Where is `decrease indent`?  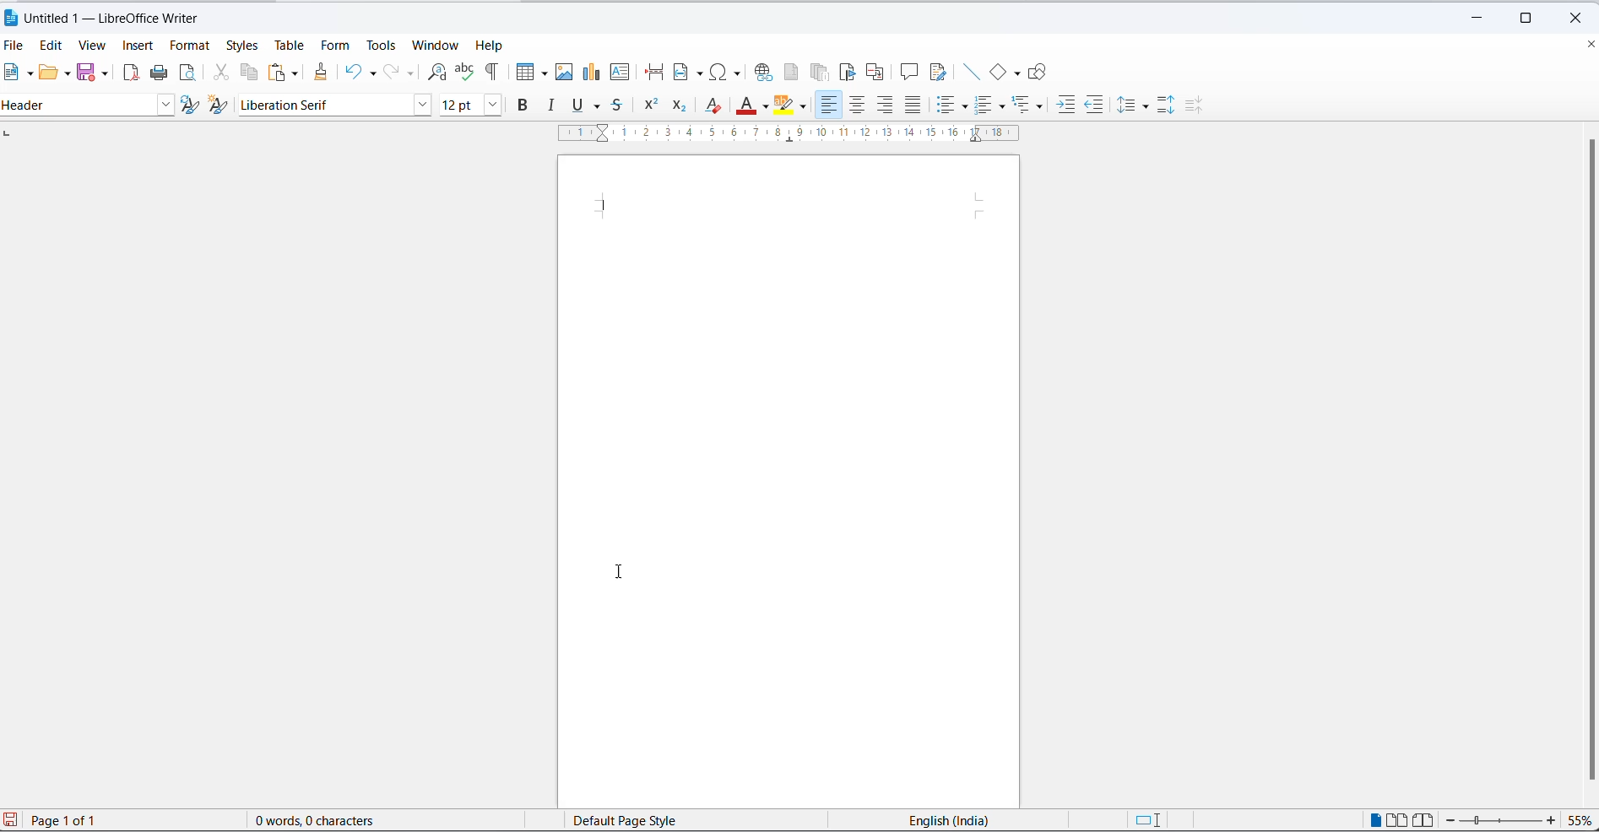
decrease indent is located at coordinates (1095, 105).